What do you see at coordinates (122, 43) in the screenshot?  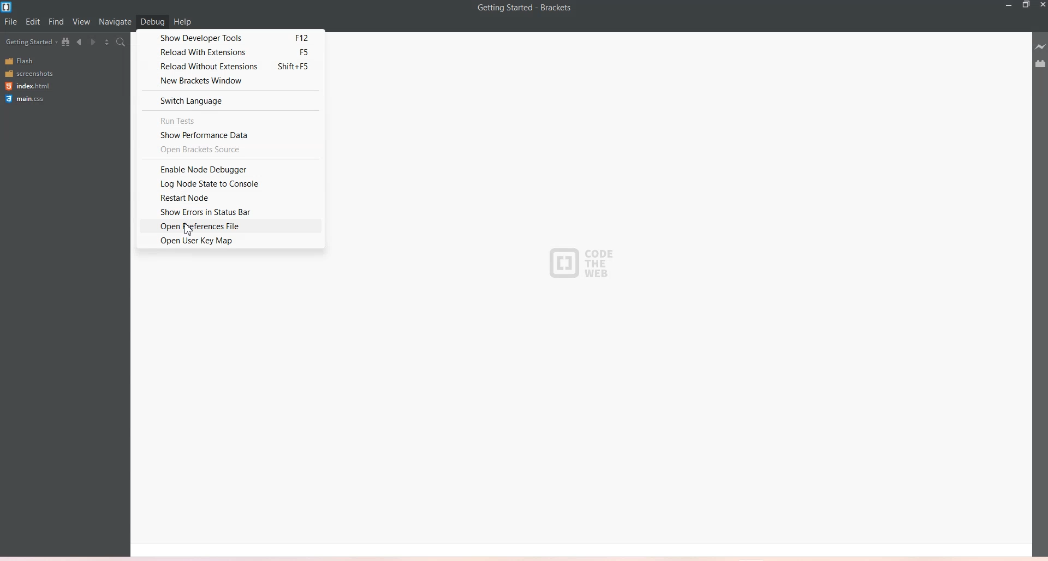 I see `Find in Files` at bounding box center [122, 43].